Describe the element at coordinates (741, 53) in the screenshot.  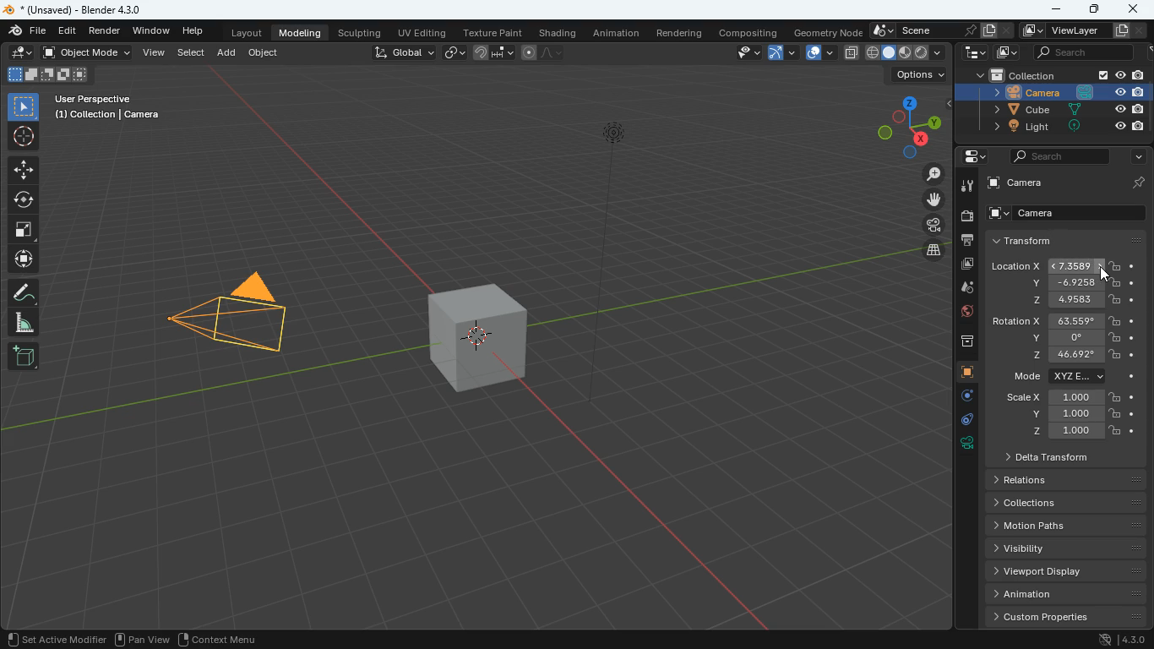
I see `view` at that location.